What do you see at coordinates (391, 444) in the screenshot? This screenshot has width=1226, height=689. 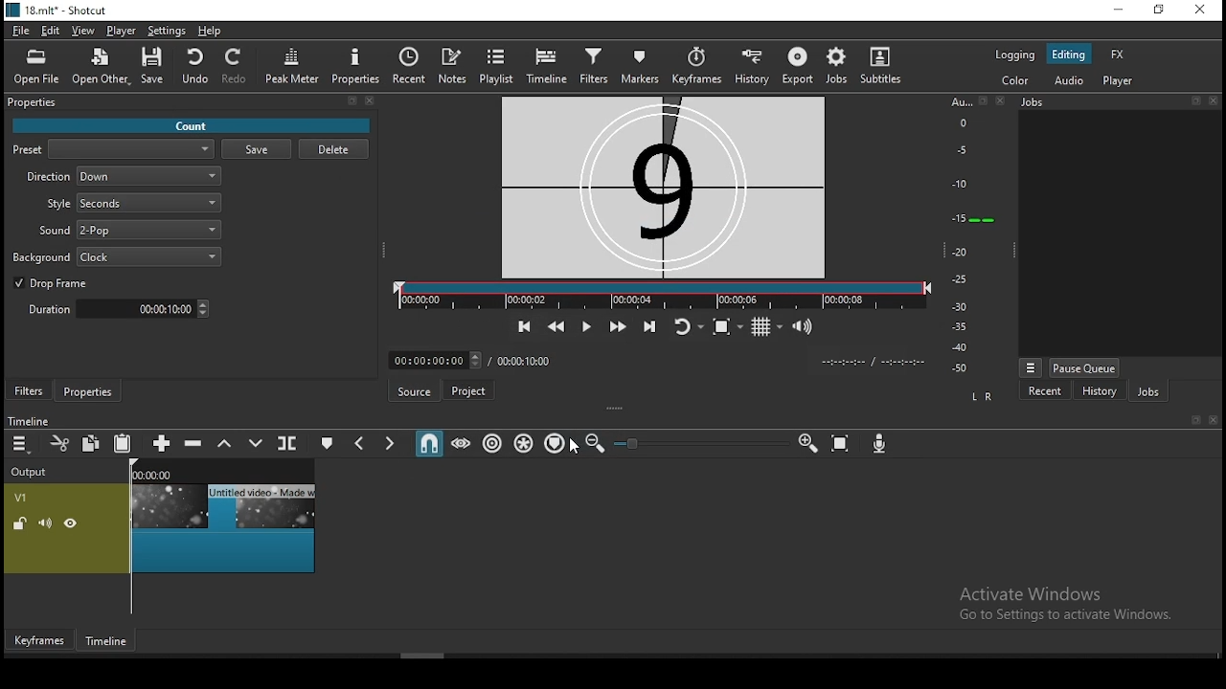 I see `next marker` at bounding box center [391, 444].